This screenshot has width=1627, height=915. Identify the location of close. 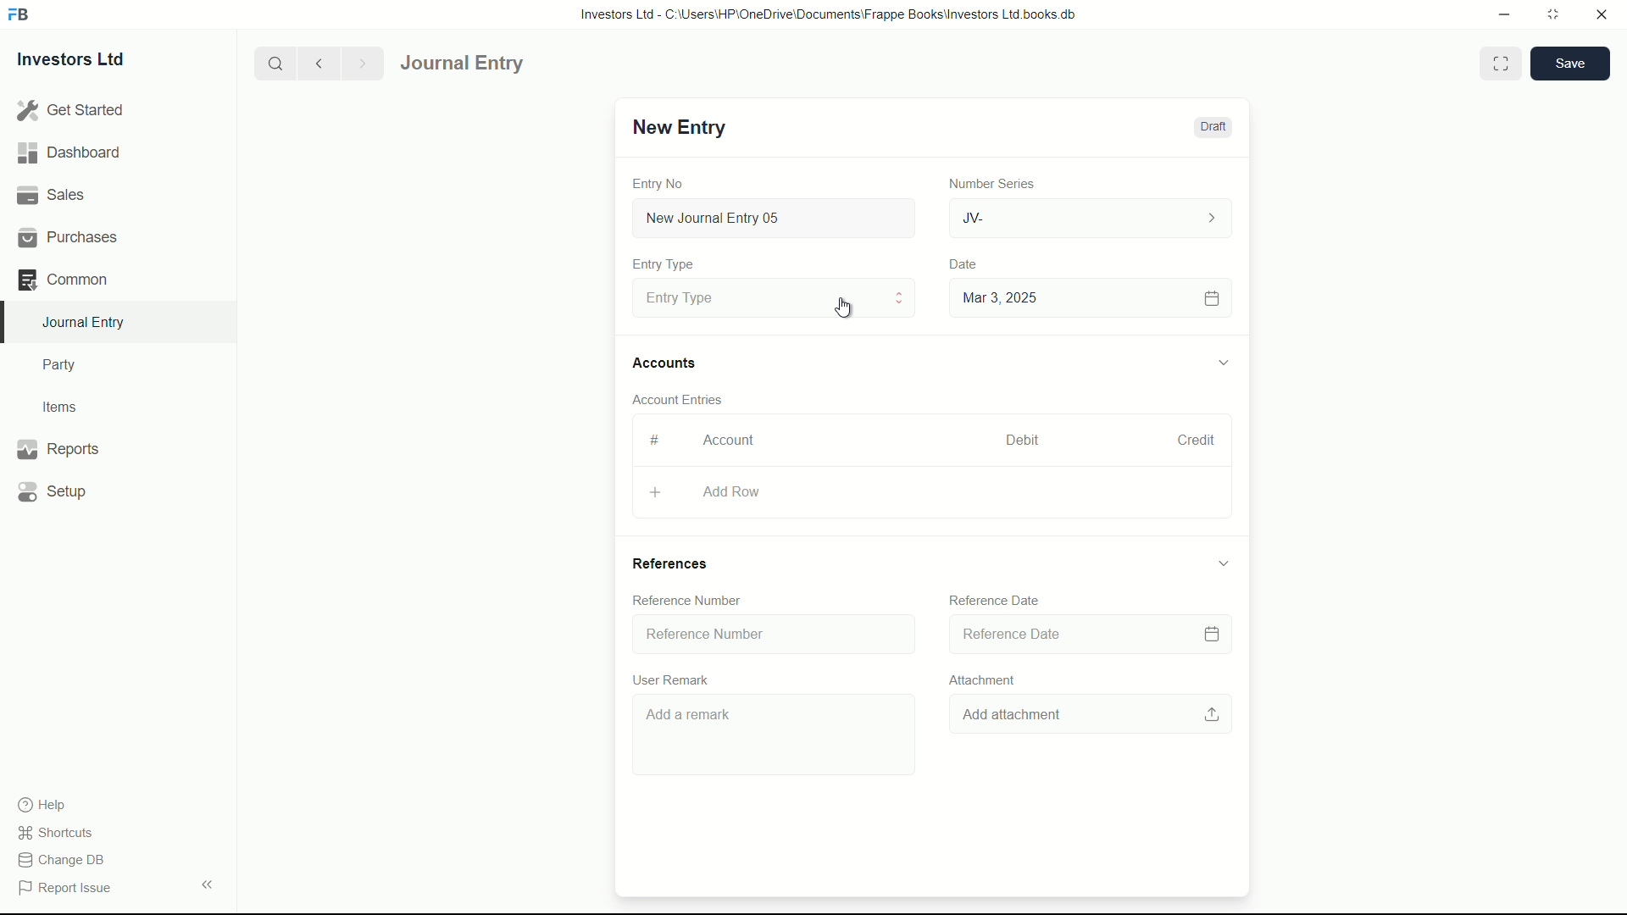
(1602, 15).